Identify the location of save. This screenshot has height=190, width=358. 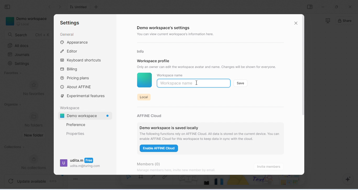
(241, 83).